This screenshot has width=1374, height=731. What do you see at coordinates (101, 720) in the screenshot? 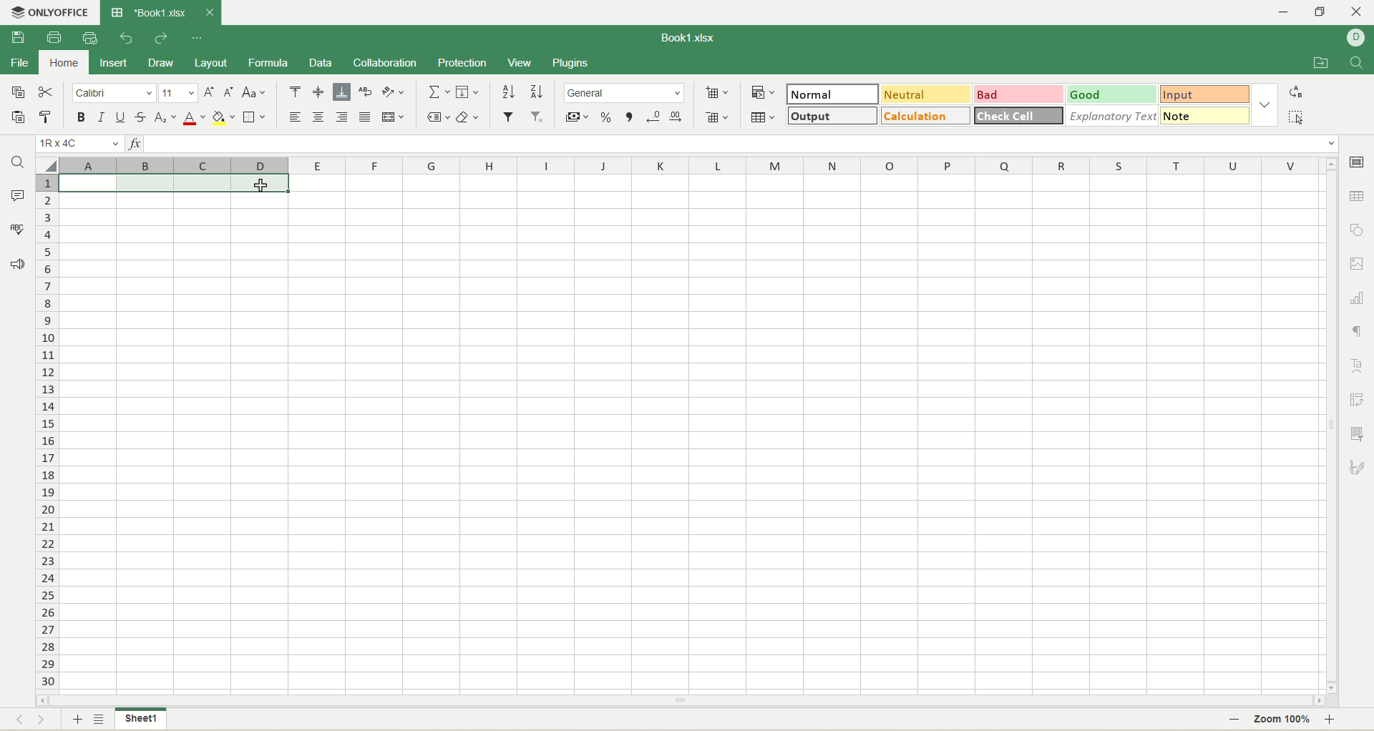
I see `sheet list` at bounding box center [101, 720].